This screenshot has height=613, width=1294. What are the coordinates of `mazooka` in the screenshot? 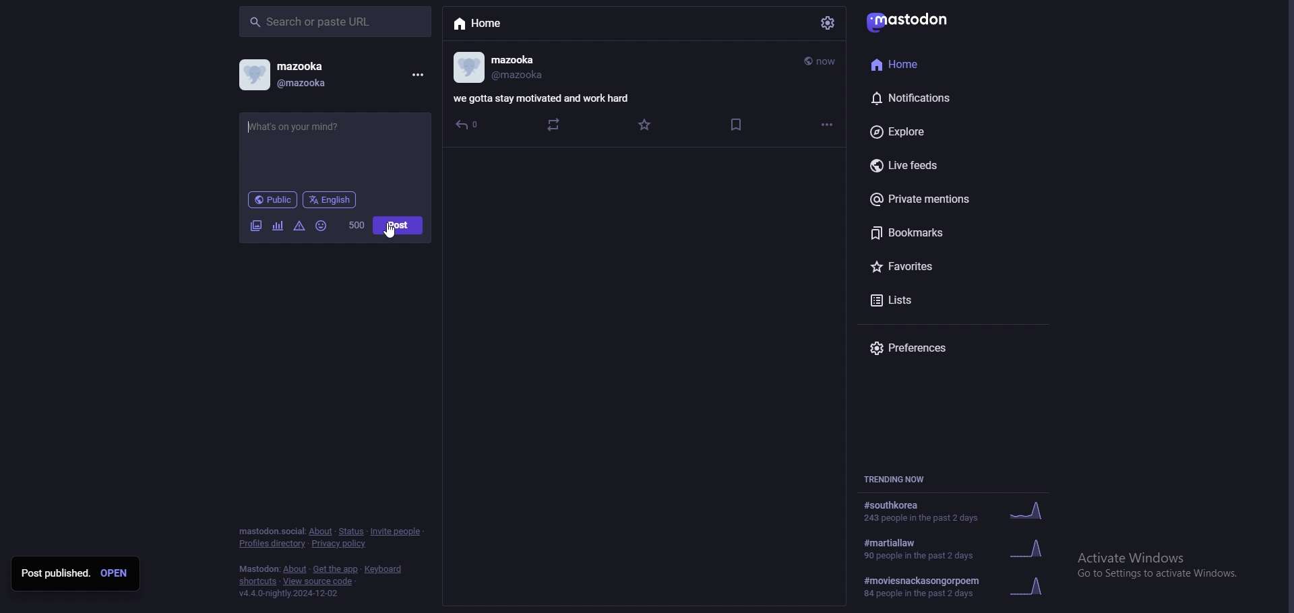 It's located at (319, 65).